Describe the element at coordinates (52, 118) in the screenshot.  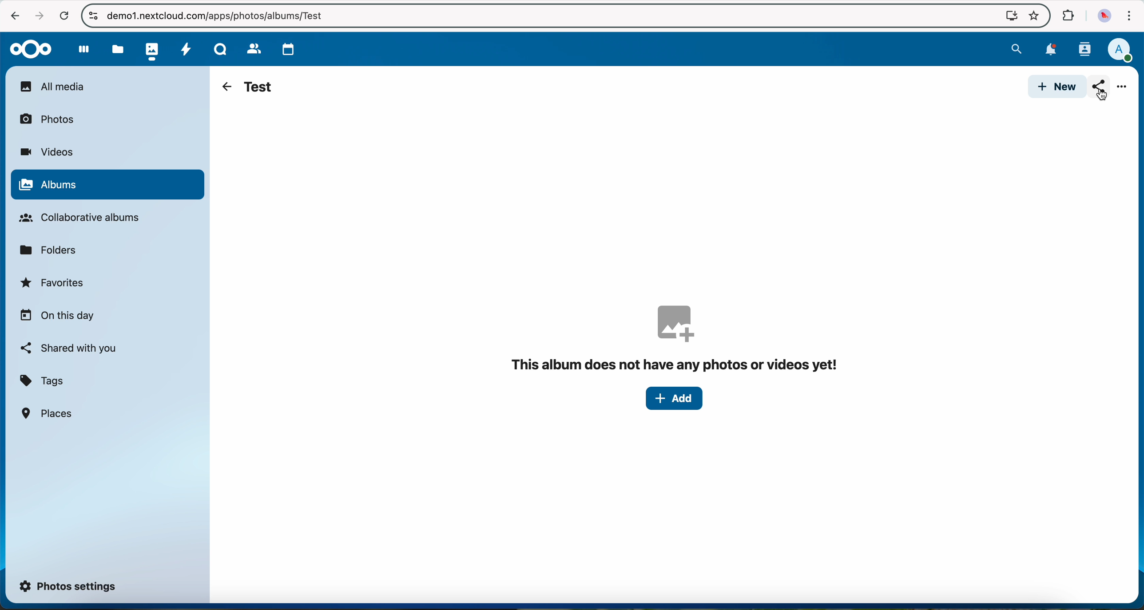
I see `photos` at that location.